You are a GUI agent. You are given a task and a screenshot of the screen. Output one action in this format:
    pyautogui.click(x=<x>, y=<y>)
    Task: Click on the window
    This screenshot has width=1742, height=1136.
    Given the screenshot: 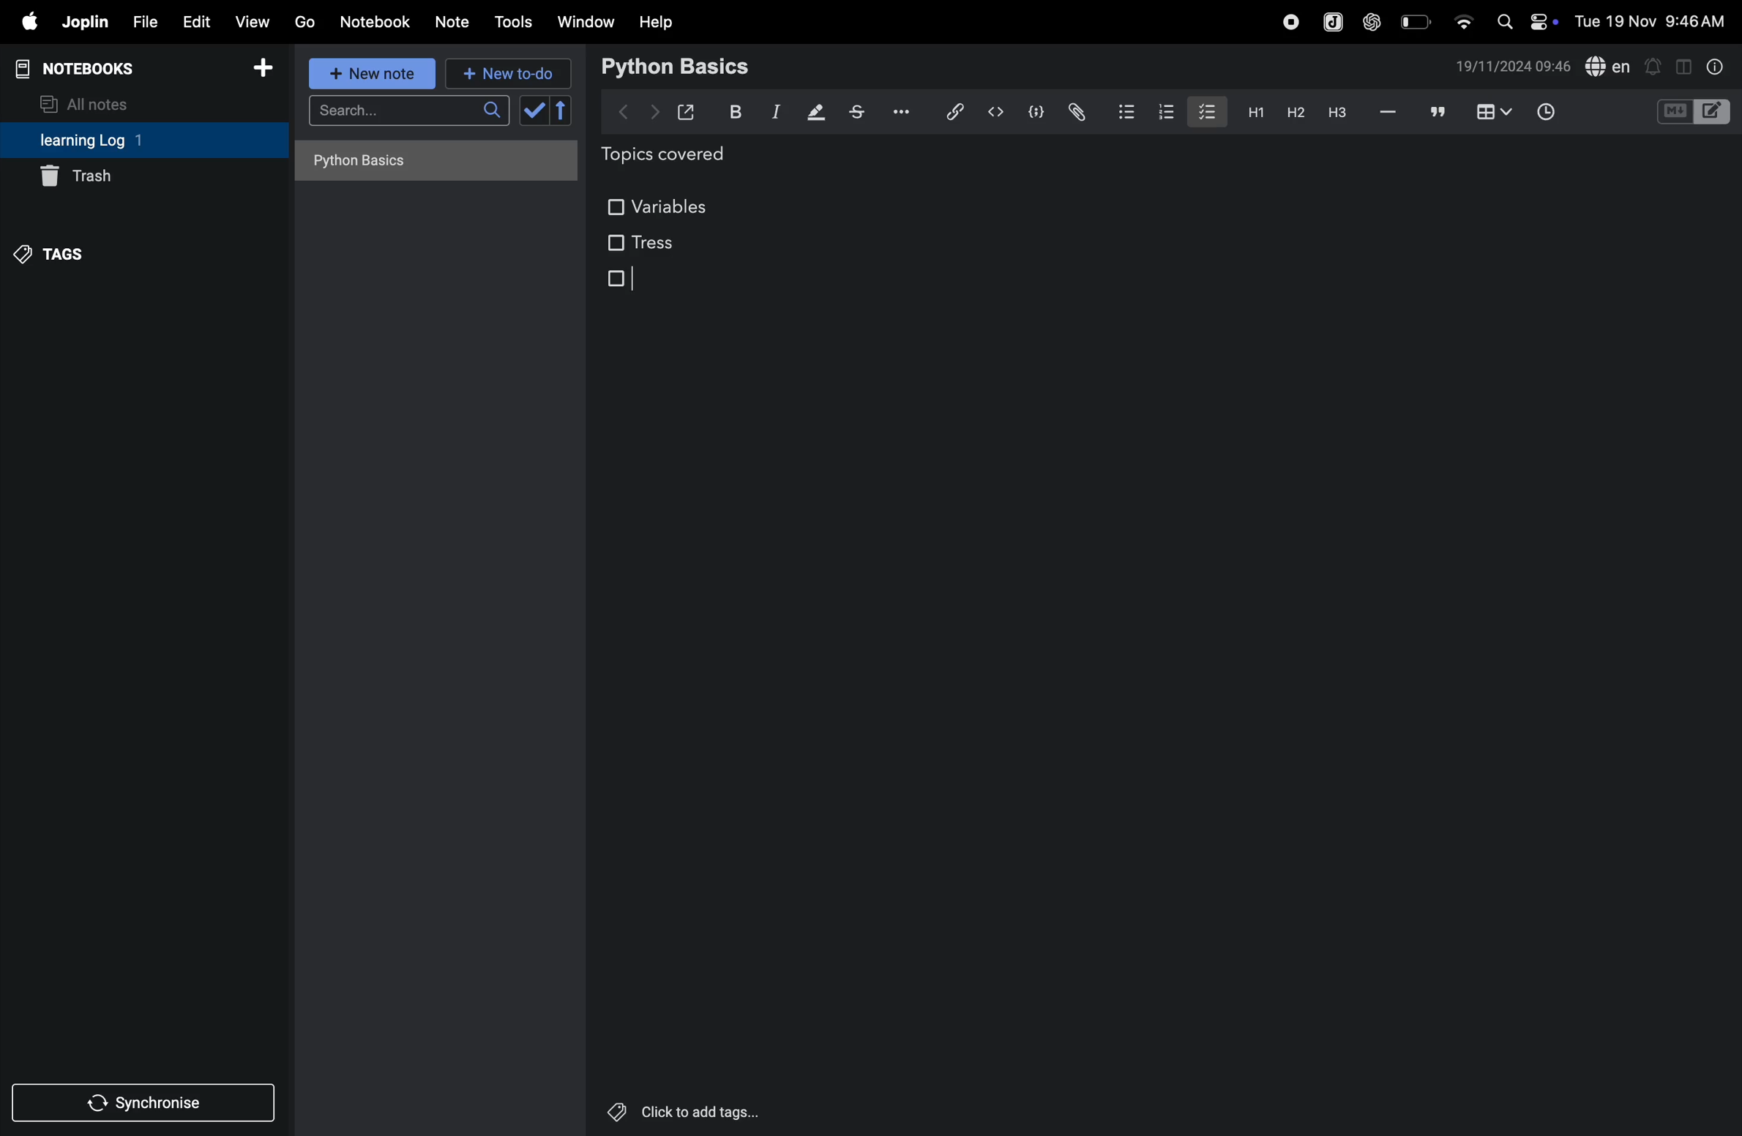 What is the action you would take?
    pyautogui.click(x=586, y=21)
    